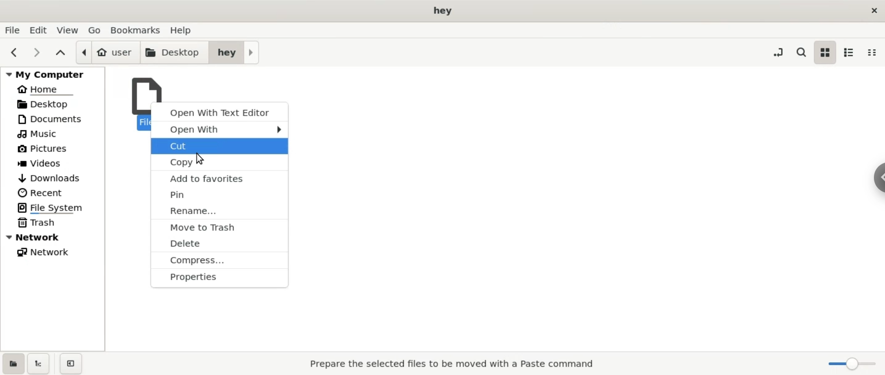 Image resolution: width=885 pixels, height=375 pixels. I want to click on previous, so click(14, 53).